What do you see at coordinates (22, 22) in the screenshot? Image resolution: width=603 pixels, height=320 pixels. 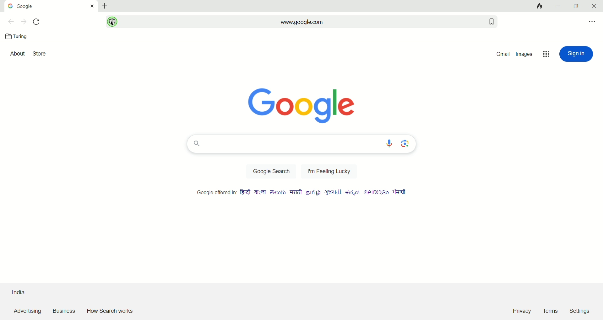 I see `next` at bounding box center [22, 22].